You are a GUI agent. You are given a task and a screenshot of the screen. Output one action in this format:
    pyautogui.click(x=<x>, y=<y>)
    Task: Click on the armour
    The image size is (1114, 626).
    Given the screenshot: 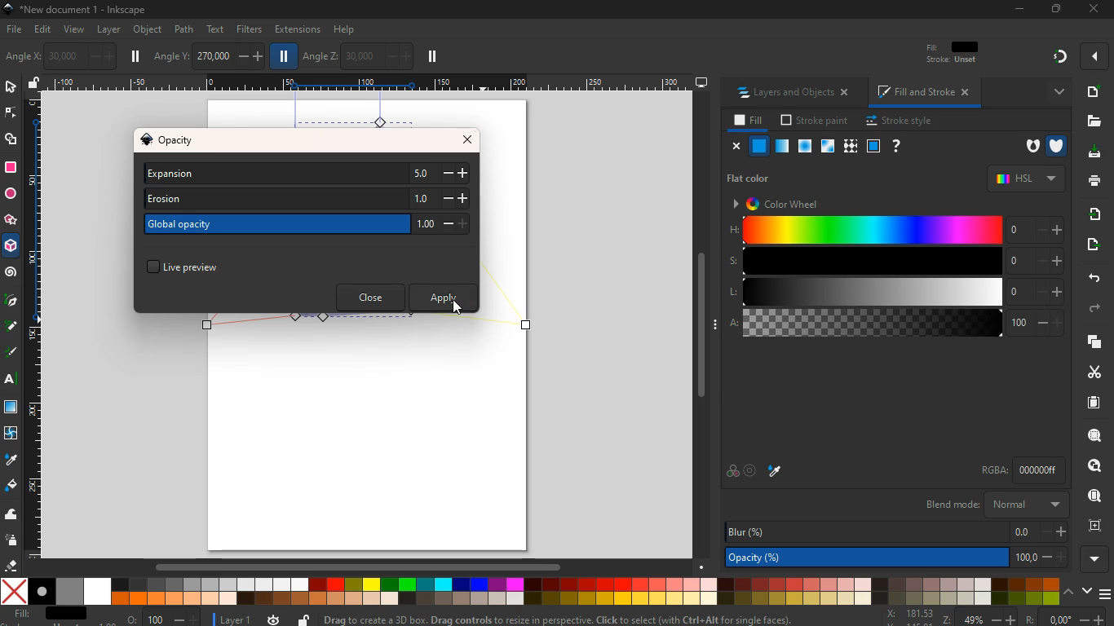 What is the action you would take?
    pyautogui.click(x=1056, y=145)
    